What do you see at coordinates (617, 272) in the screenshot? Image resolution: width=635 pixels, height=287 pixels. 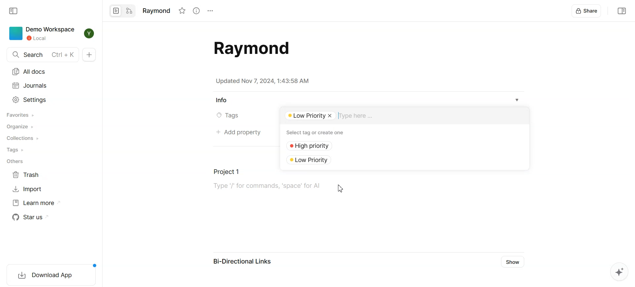 I see `Suggestion` at bounding box center [617, 272].